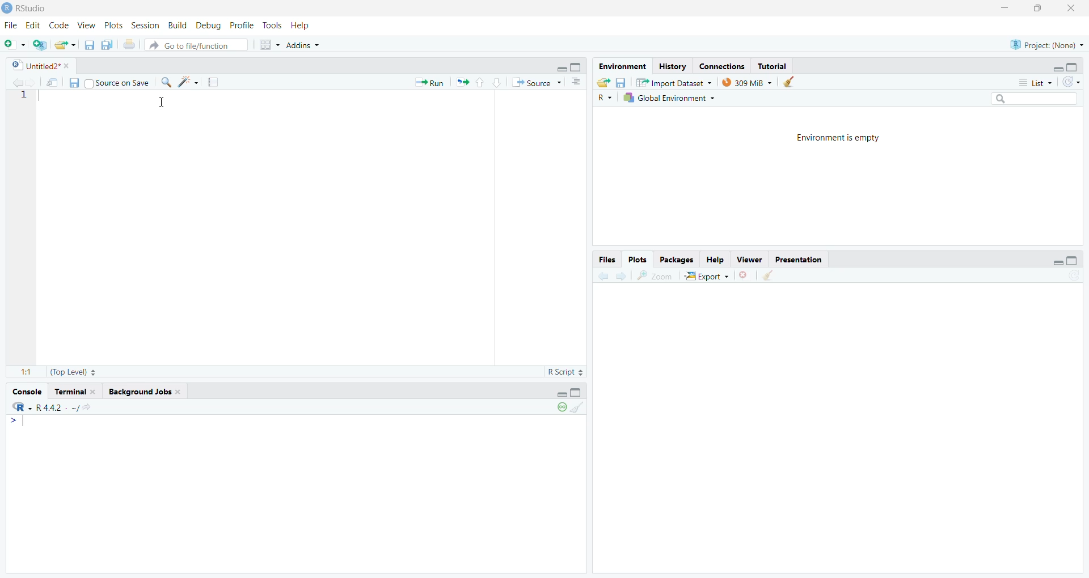  I want to click on grid, so click(265, 46).